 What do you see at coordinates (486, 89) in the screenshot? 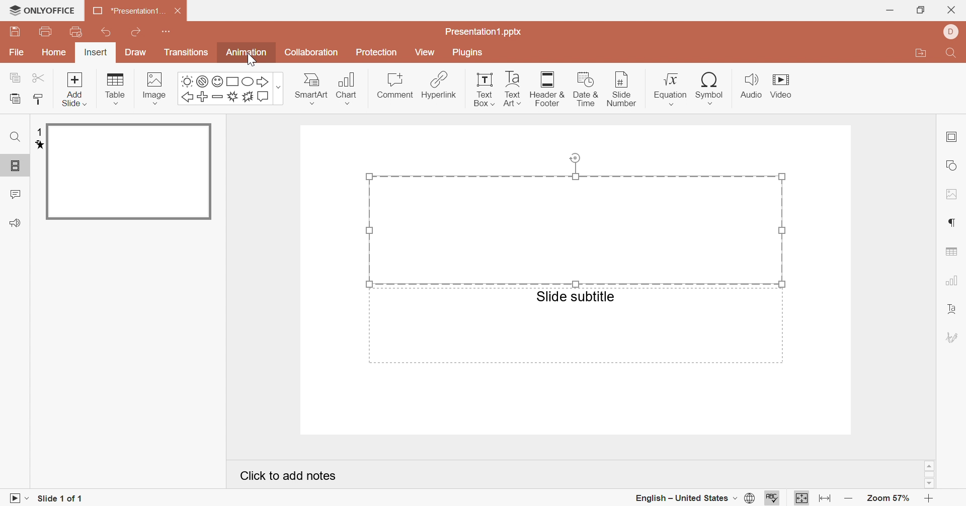
I see `text box` at bounding box center [486, 89].